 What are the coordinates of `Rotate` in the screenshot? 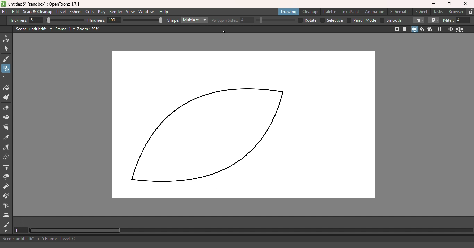 It's located at (307, 20).